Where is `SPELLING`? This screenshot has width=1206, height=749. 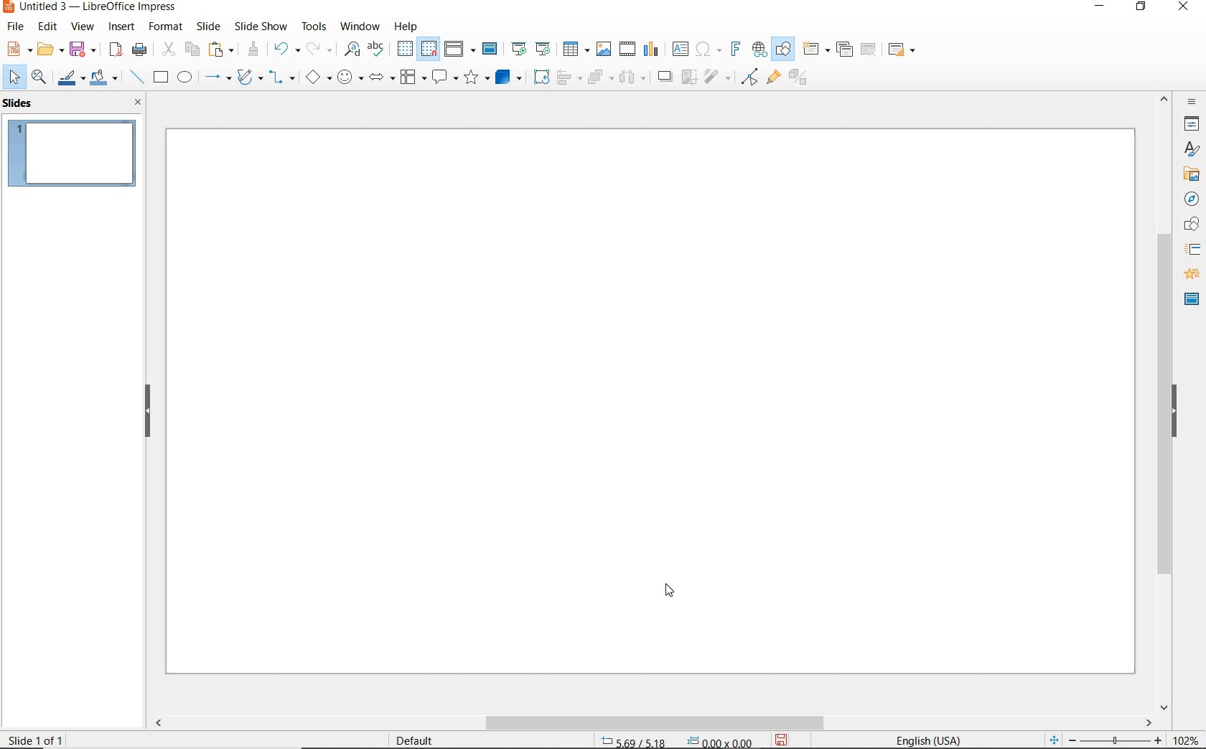 SPELLING is located at coordinates (377, 50).